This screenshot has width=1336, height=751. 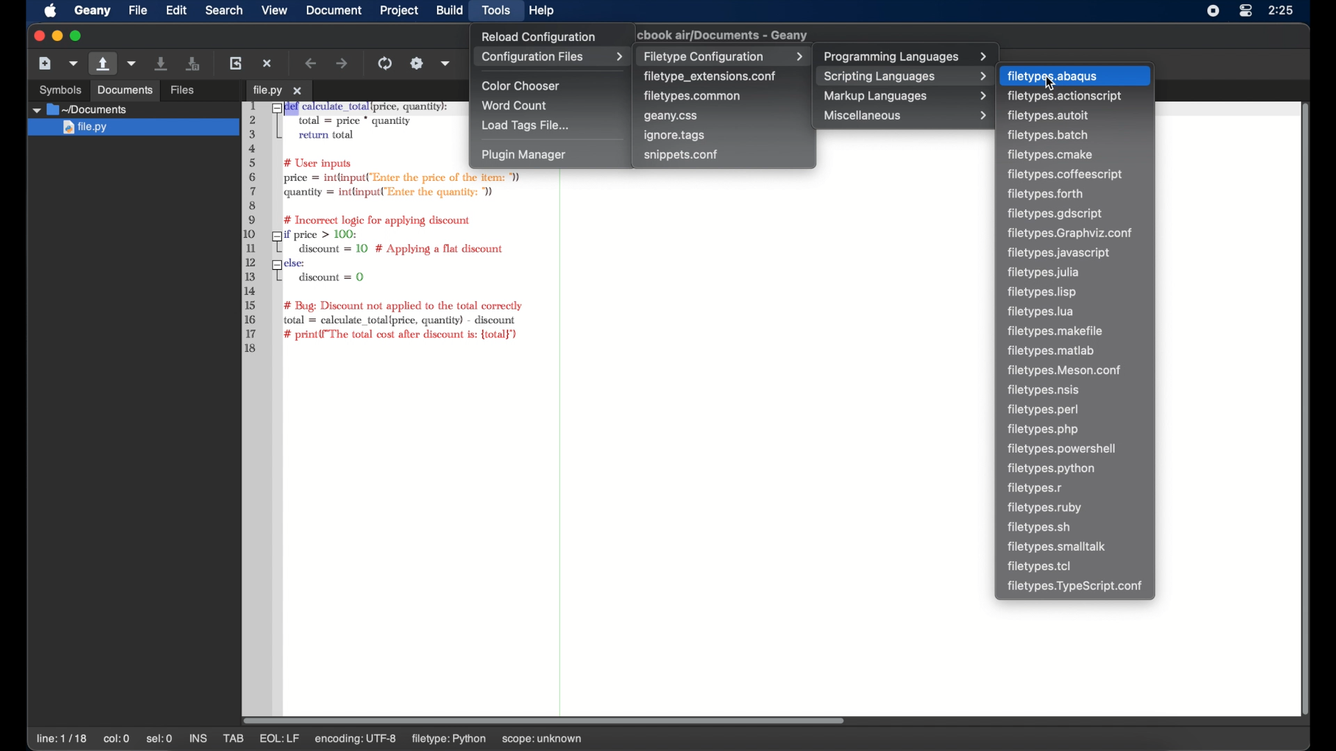 I want to click on mod, so click(x=273, y=738).